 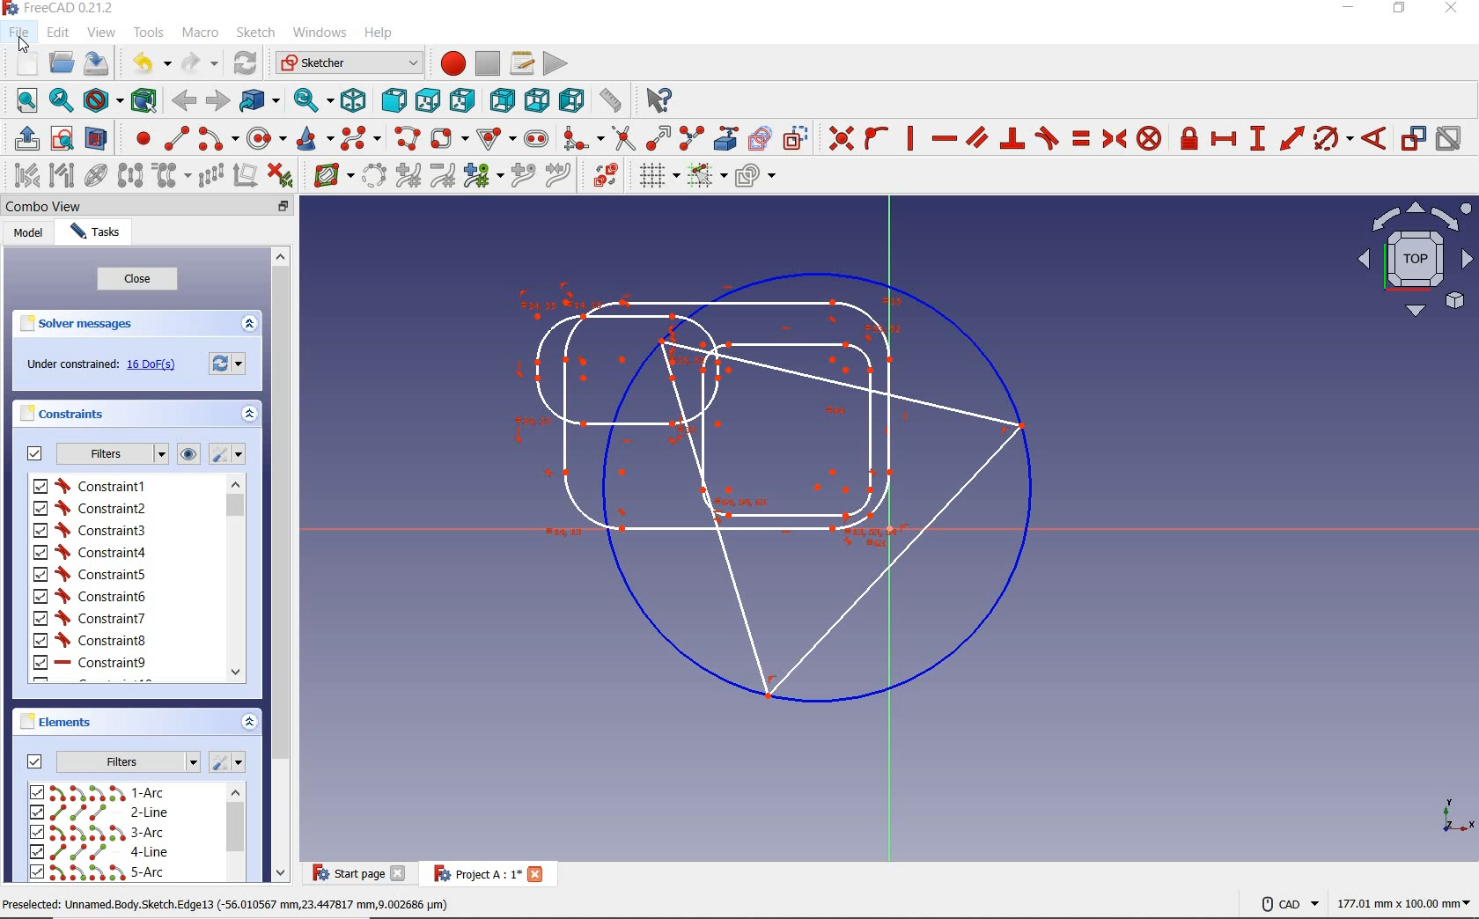 What do you see at coordinates (311, 138) in the screenshot?
I see `create conic` at bounding box center [311, 138].